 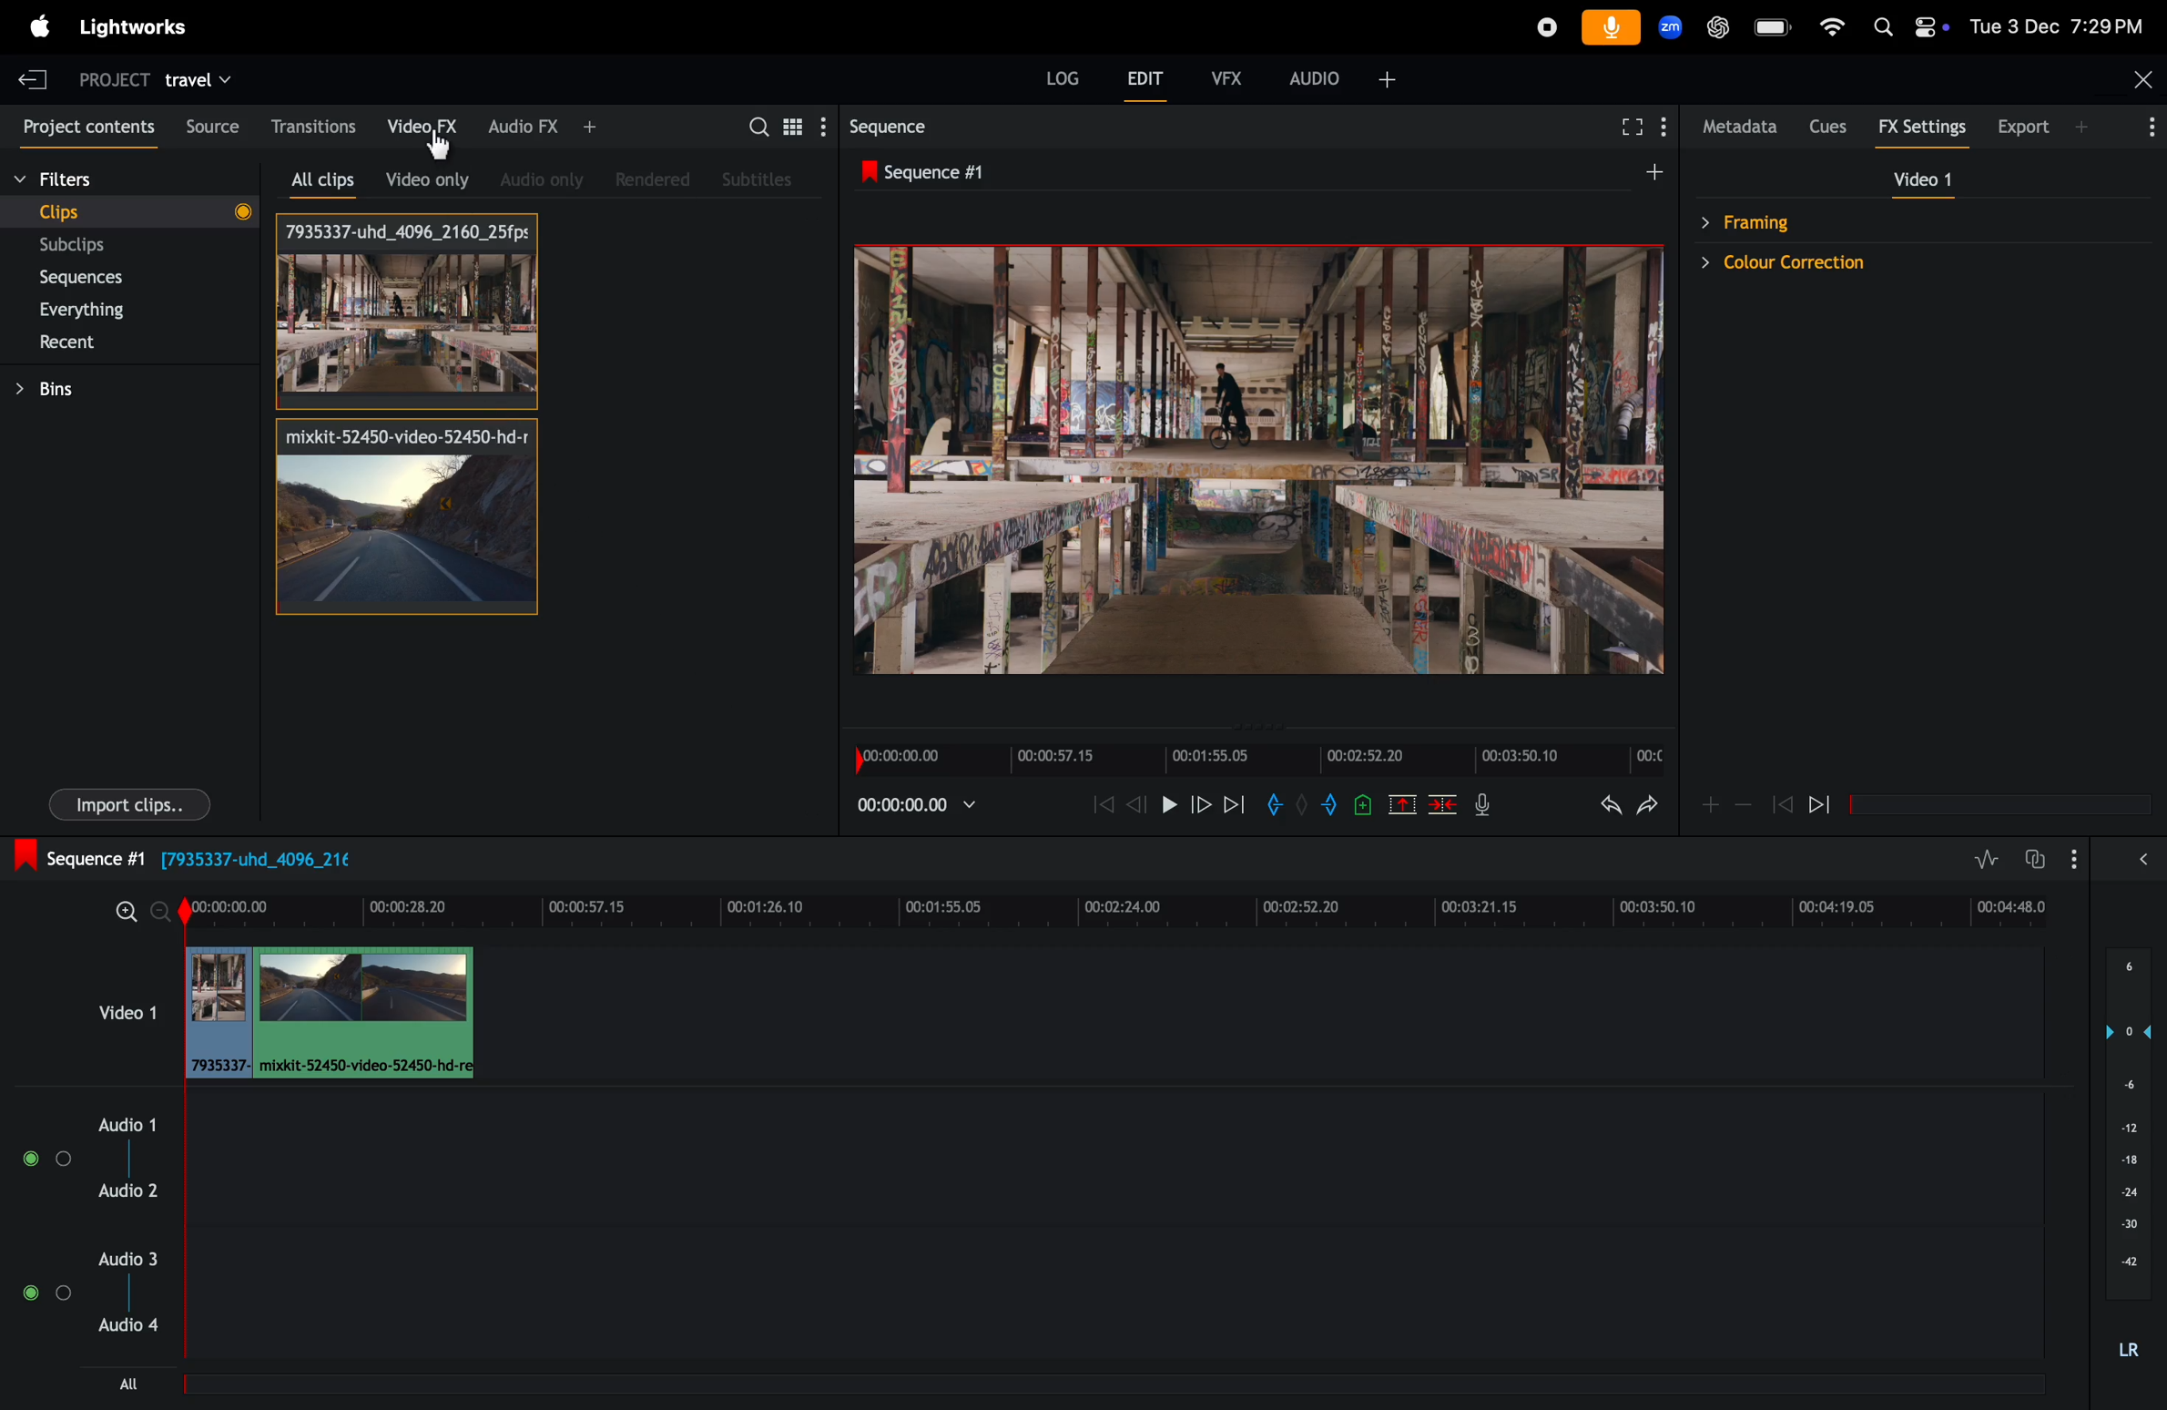 I want to click on Audio mx, so click(x=535, y=179).